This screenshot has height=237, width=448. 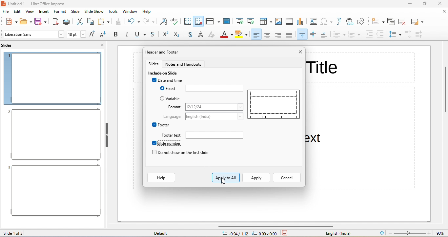 I want to click on underline, so click(x=139, y=35).